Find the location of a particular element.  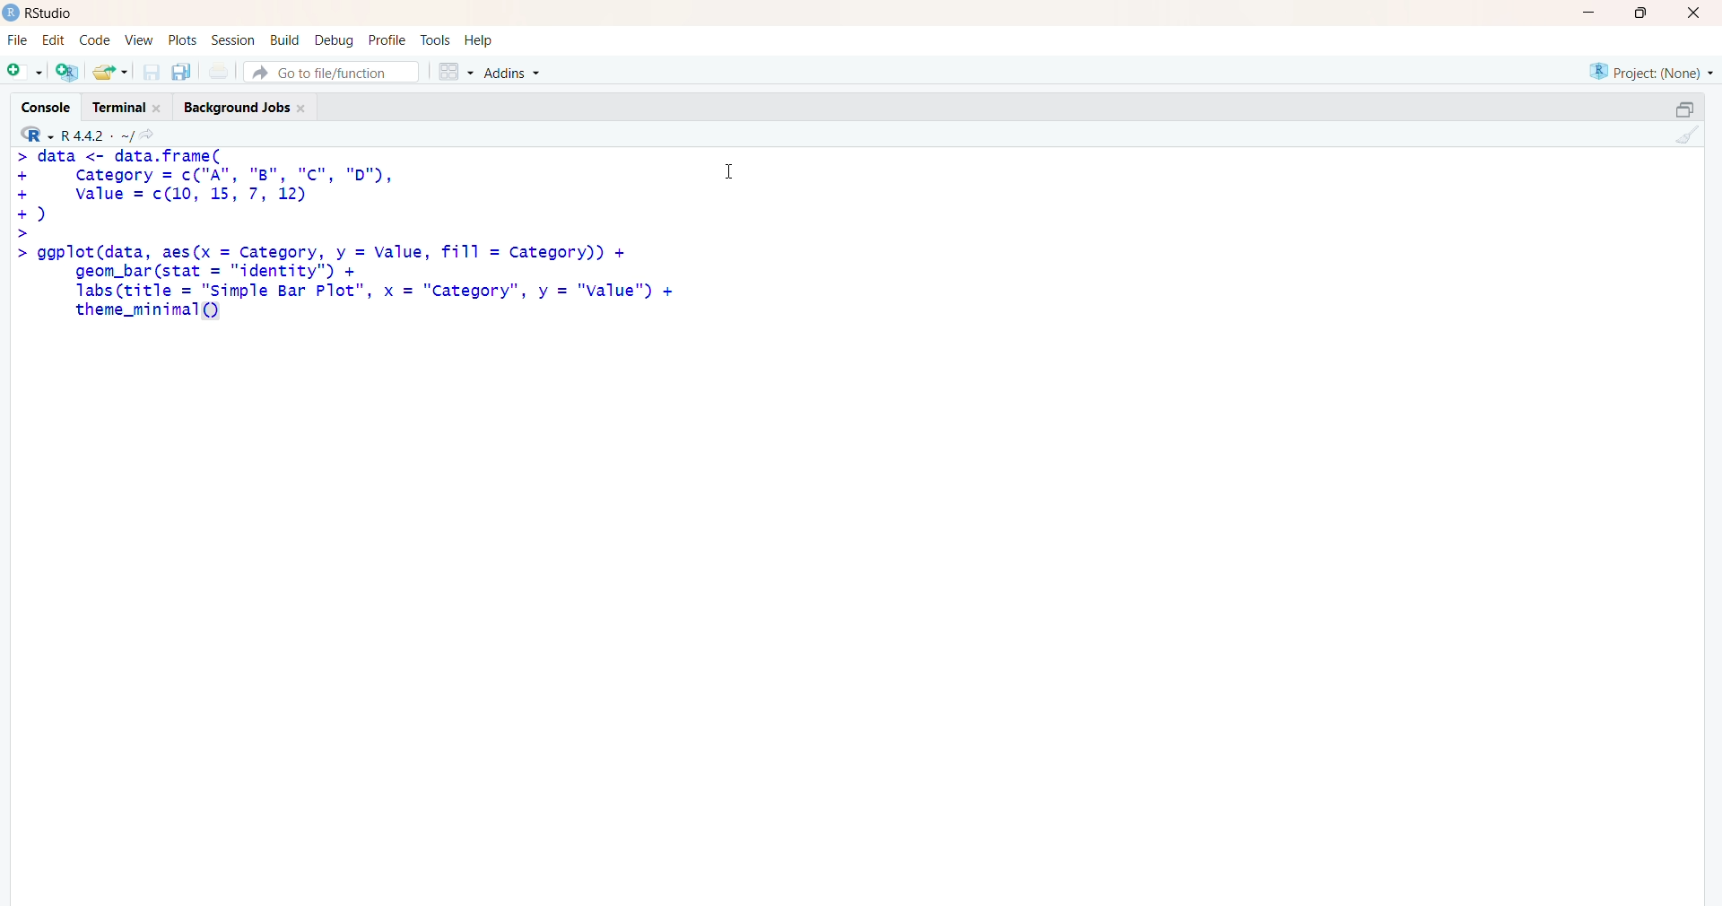

clear console is located at coordinates (1684, 135).